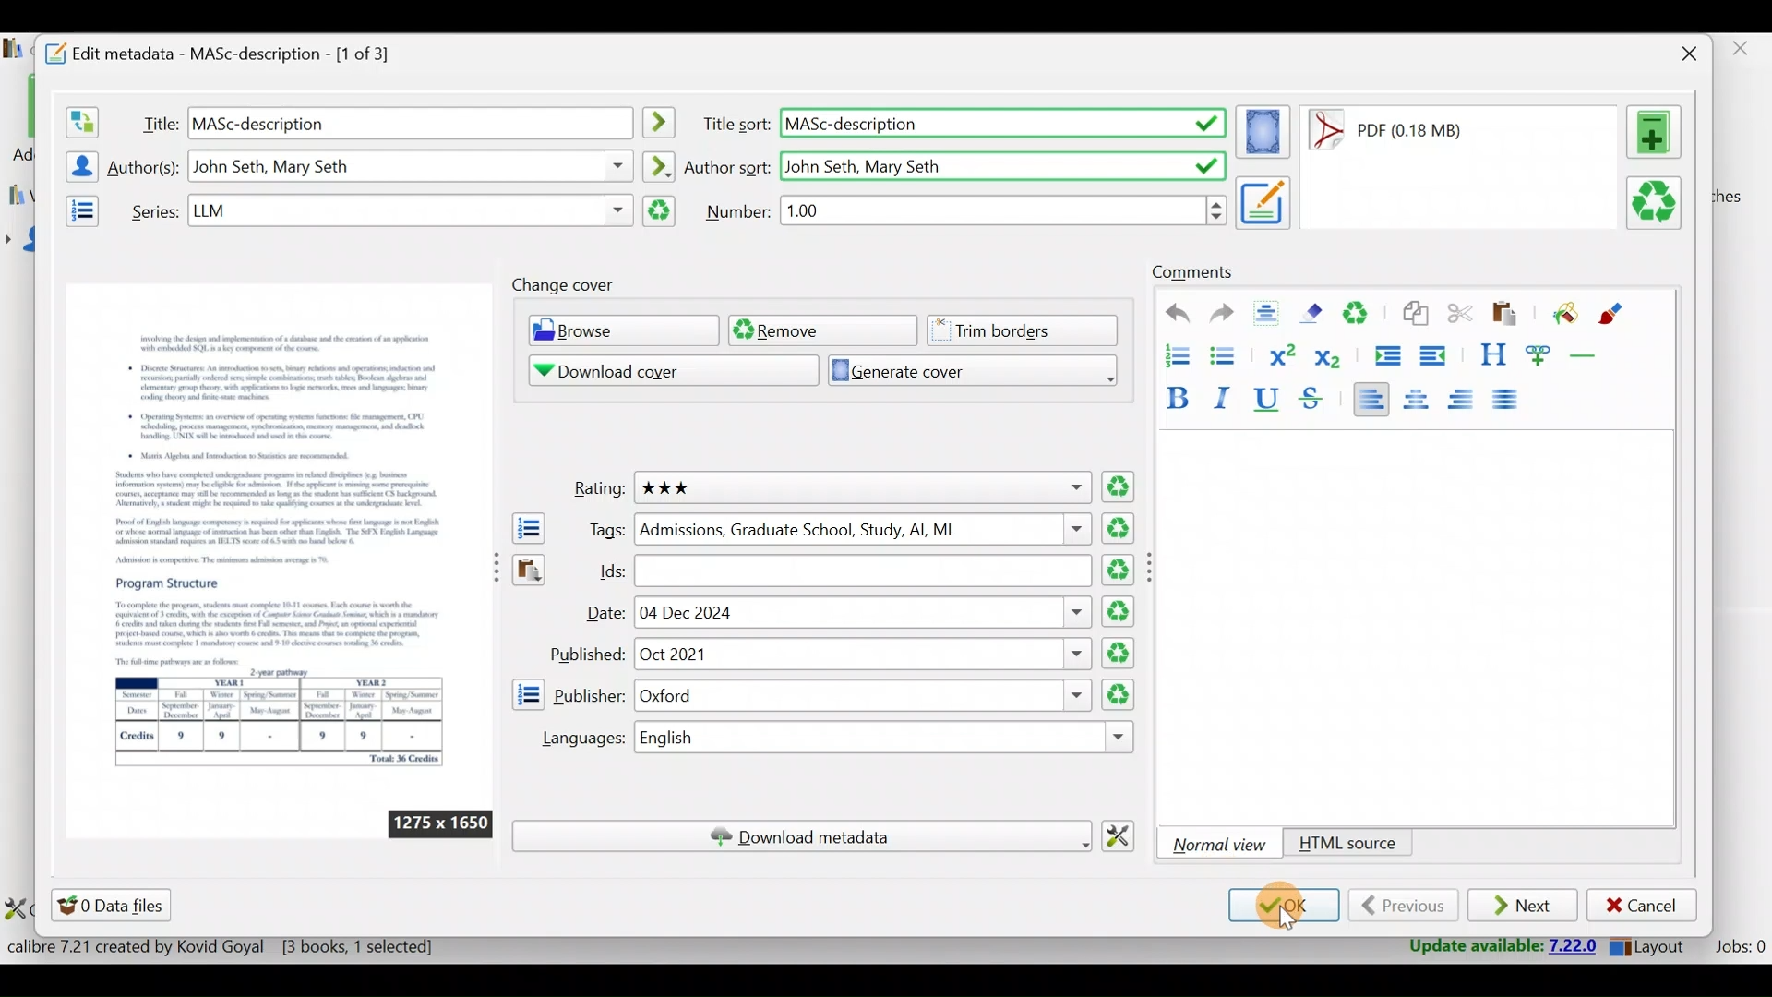 Image resolution: width=1772 pixels, height=997 pixels. Describe the element at coordinates (1562, 315) in the screenshot. I see `Background colour` at that location.